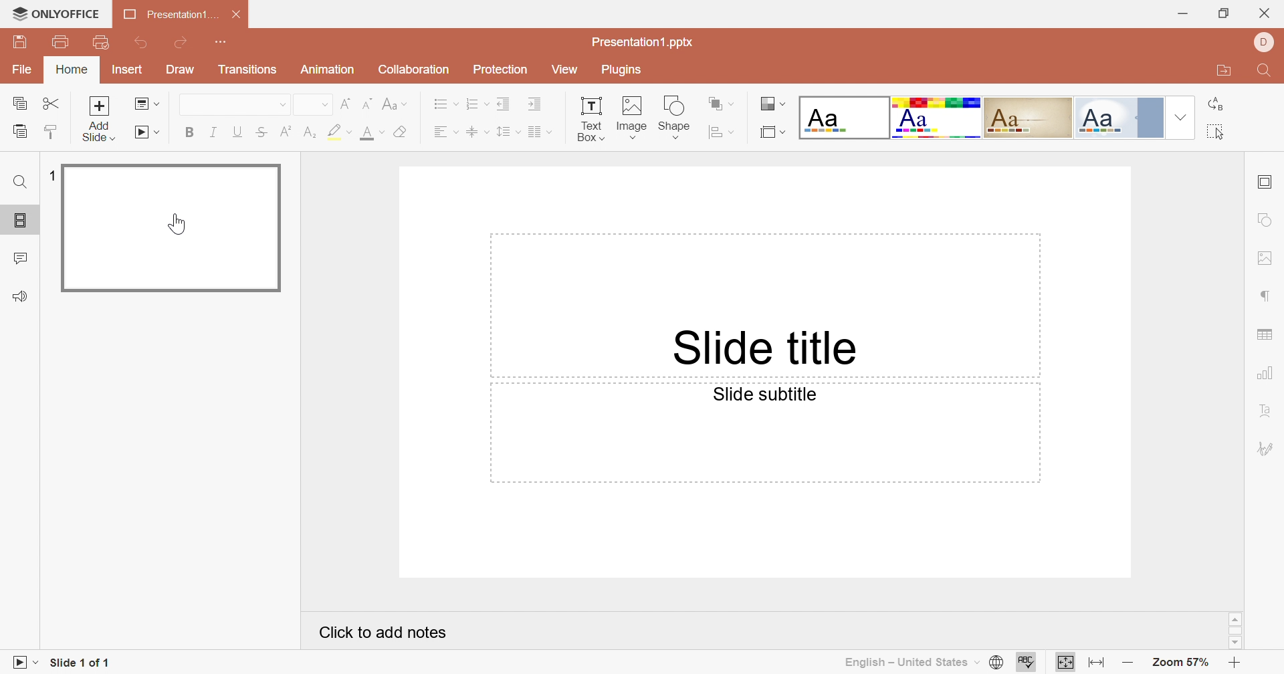 The image size is (1284, 674). Describe the element at coordinates (1181, 662) in the screenshot. I see `Zoom 57%` at that location.